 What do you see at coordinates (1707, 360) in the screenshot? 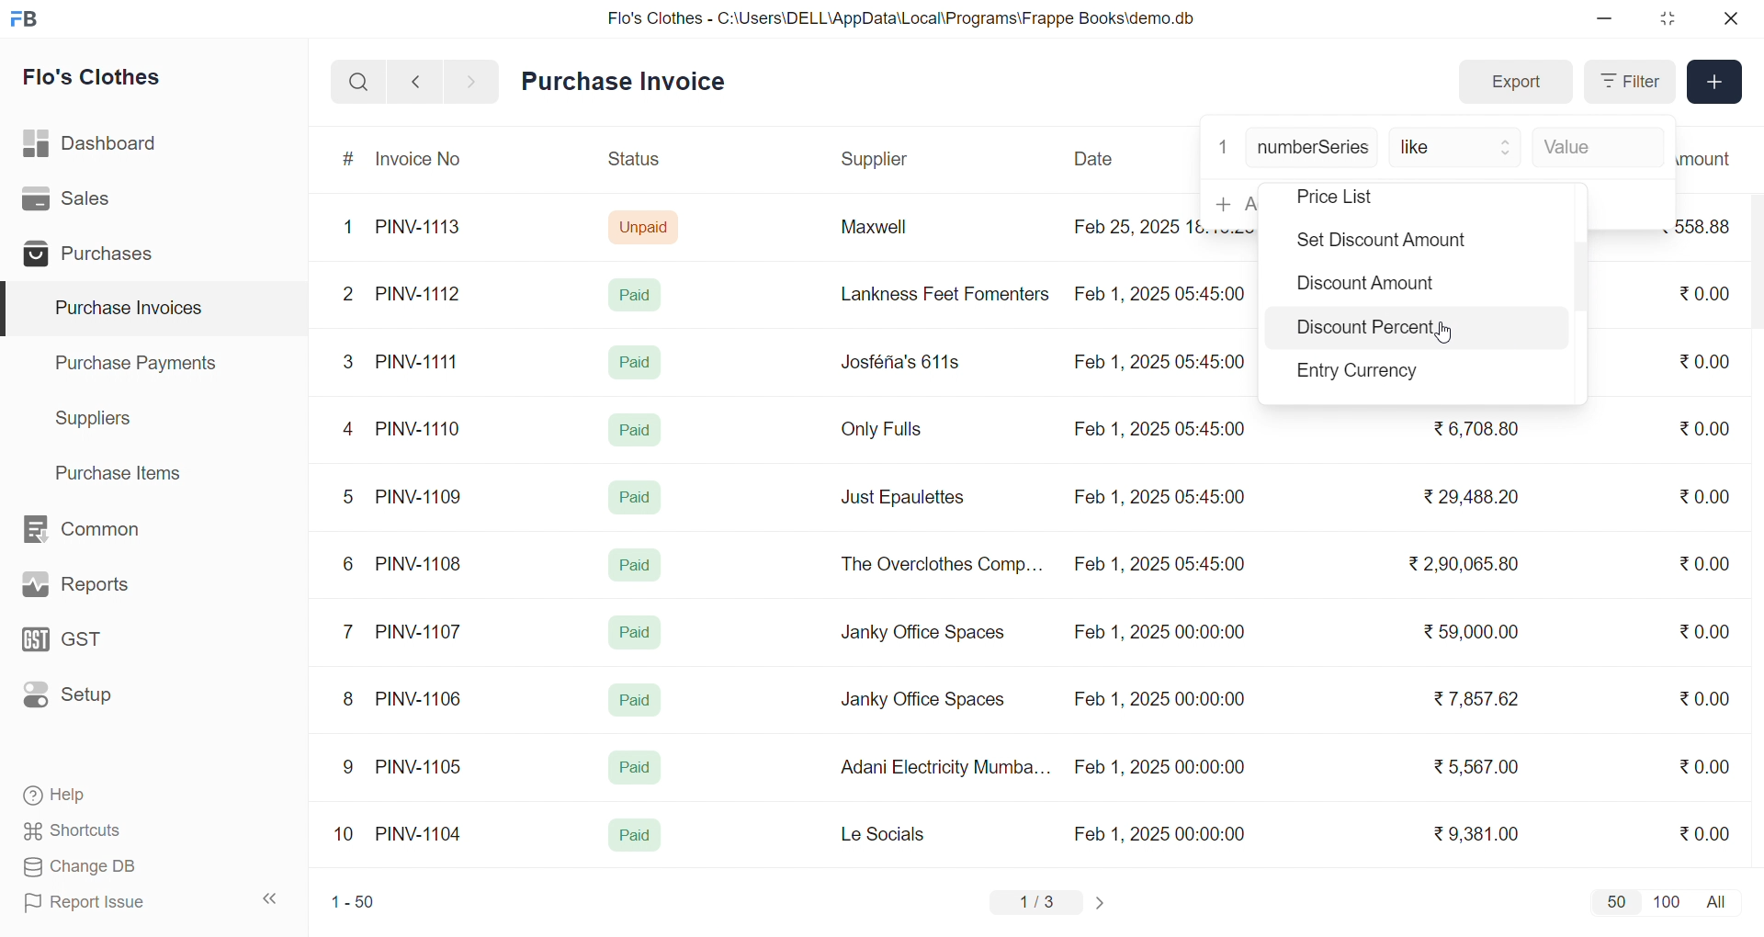
I see `₹0.00` at bounding box center [1707, 360].